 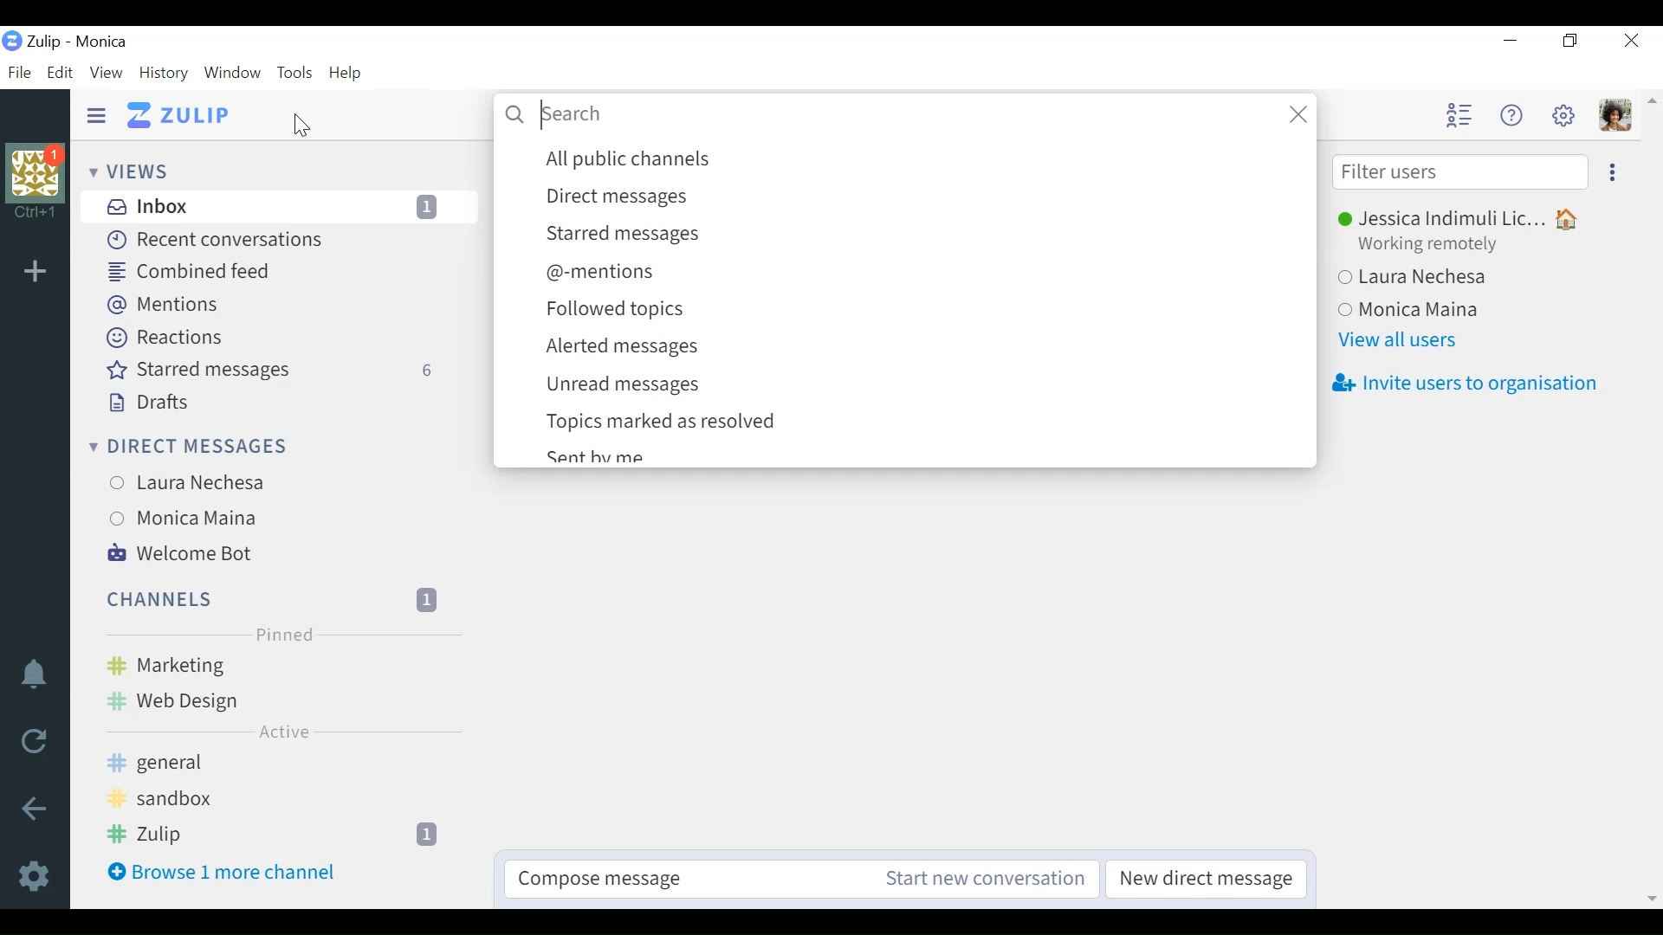 What do you see at coordinates (301, 126) in the screenshot?
I see `Cursor` at bounding box center [301, 126].